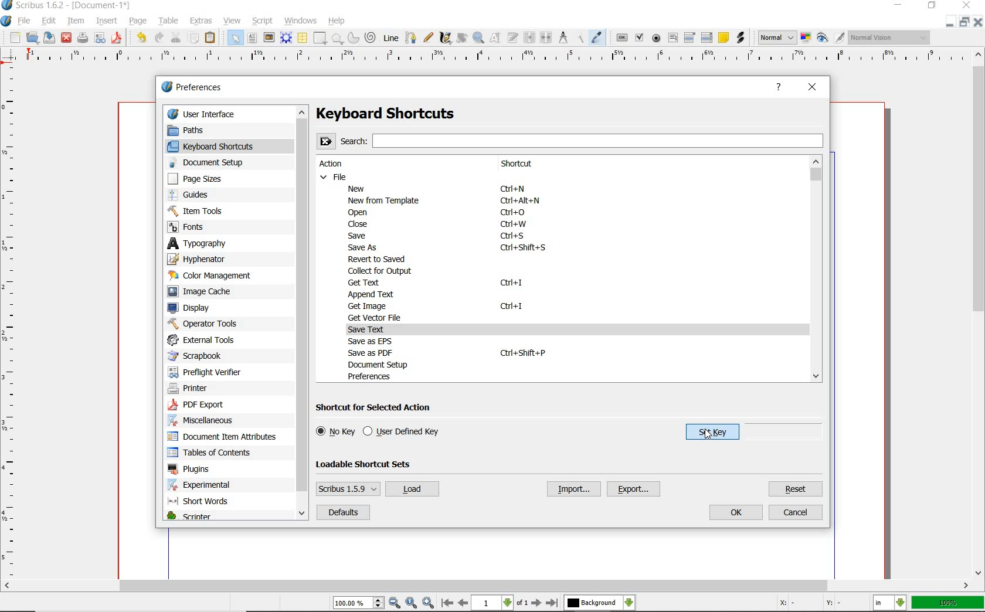 Image resolution: width=985 pixels, height=612 pixels. I want to click on external tools, so click(206, 339).